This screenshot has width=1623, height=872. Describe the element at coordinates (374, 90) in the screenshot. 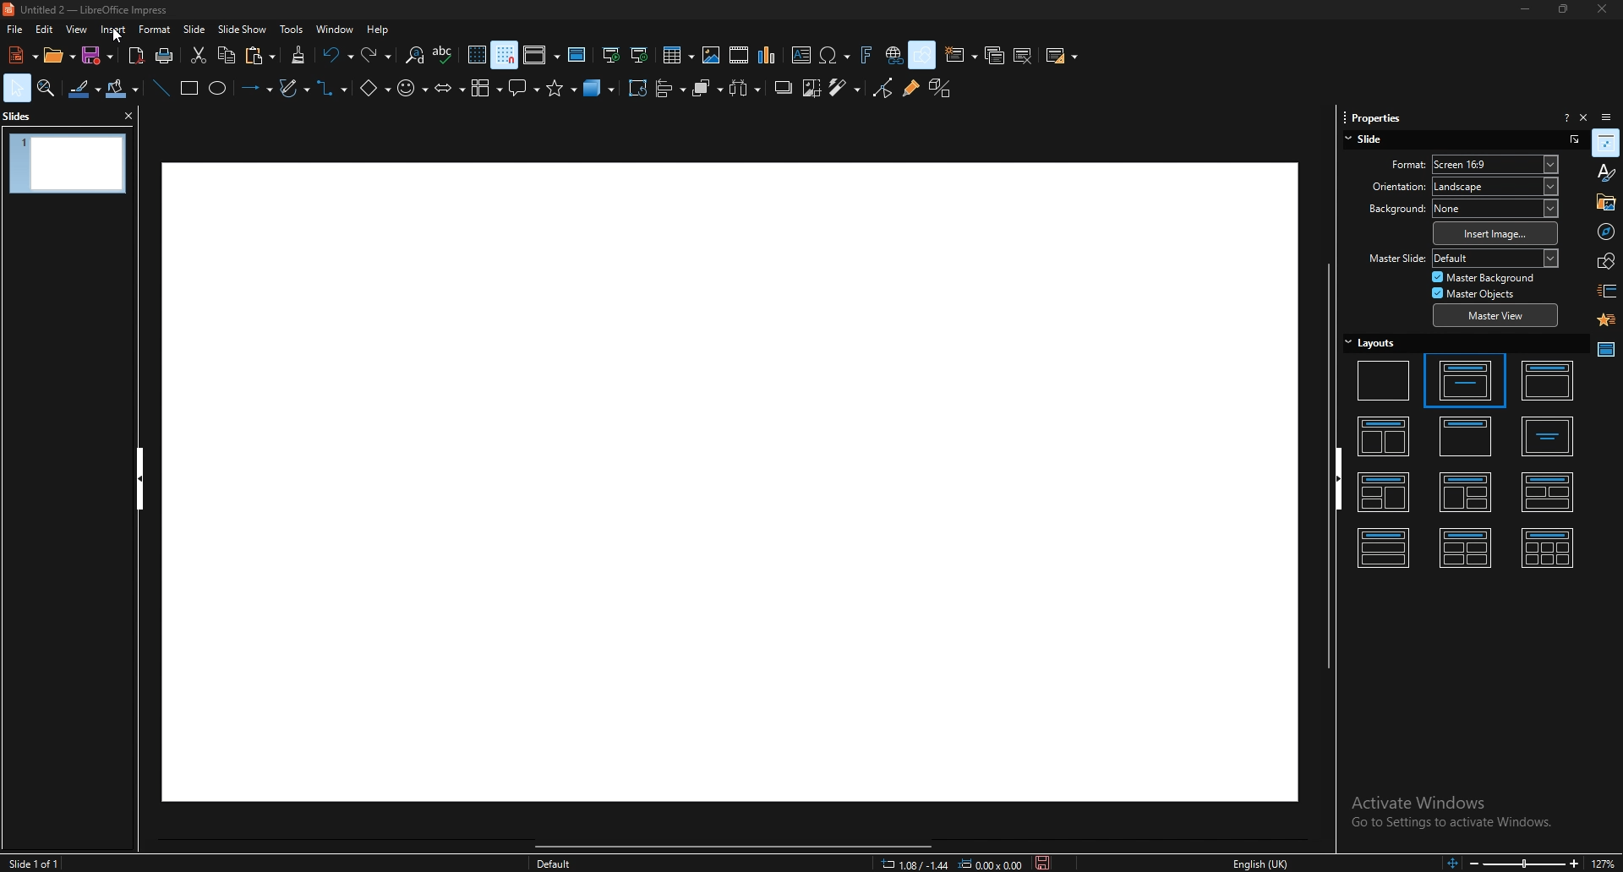

I see `basic shapes` at that location.